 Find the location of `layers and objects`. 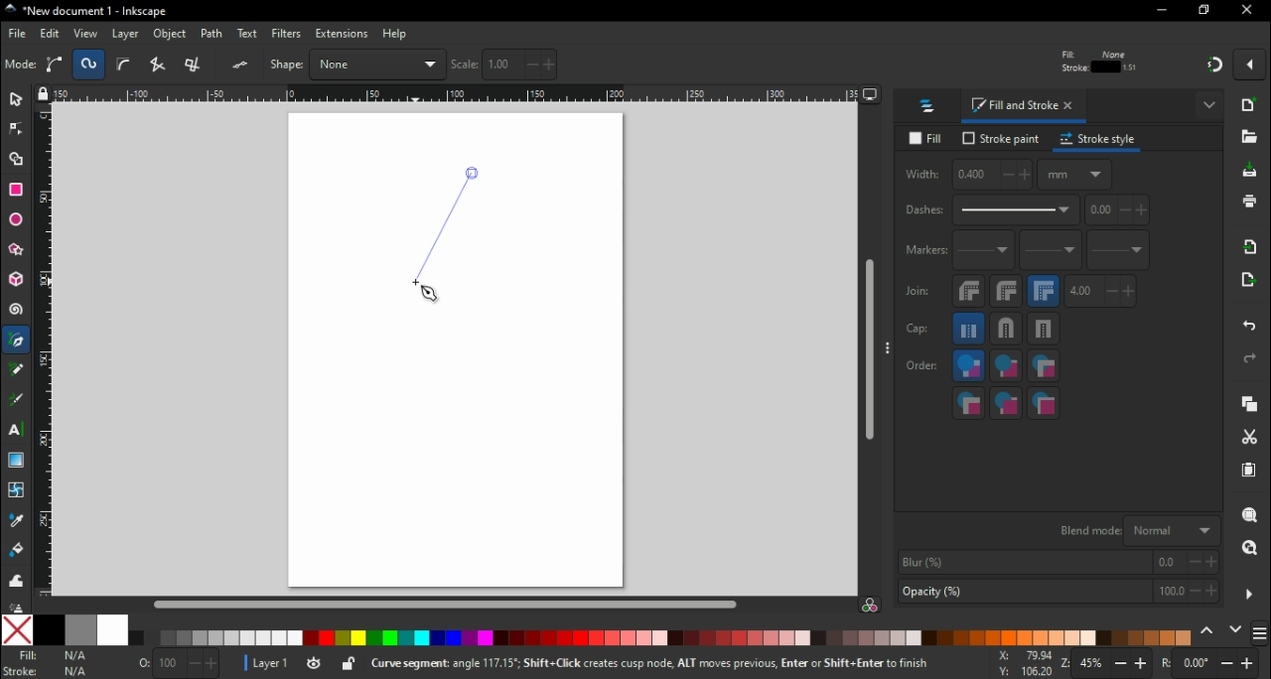

layers and objects is located at coordinates (930, 108).